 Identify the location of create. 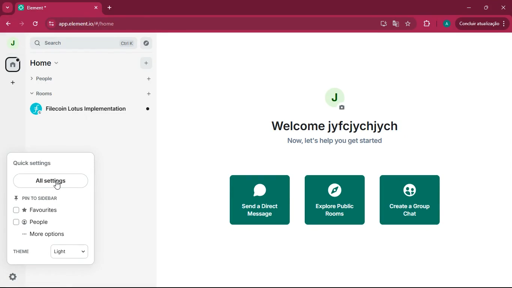
(412, 201).